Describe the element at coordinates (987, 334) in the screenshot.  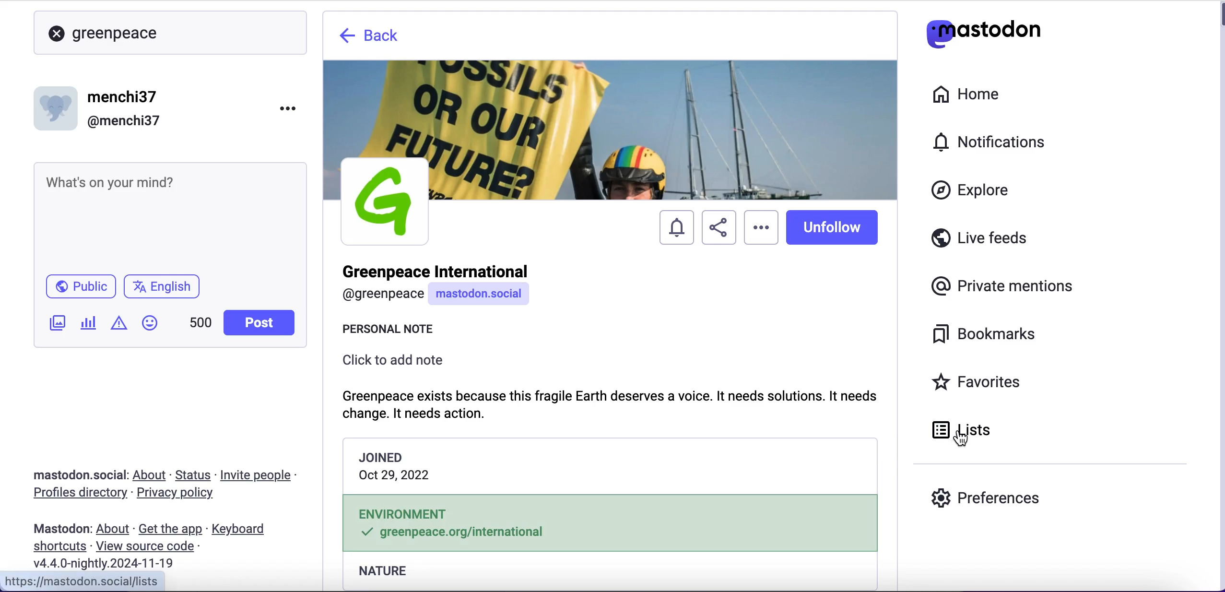
I see `bookmarks` at that location.